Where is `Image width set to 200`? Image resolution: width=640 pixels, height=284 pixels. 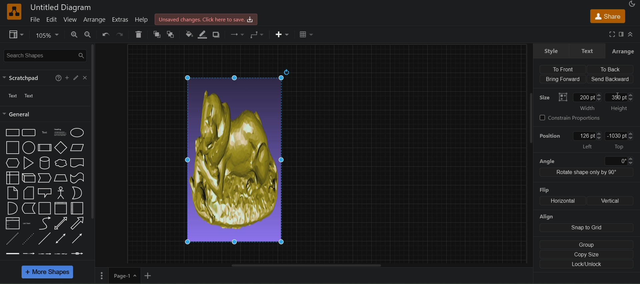 Image width set to 200 is located at coordinates (240, 157).